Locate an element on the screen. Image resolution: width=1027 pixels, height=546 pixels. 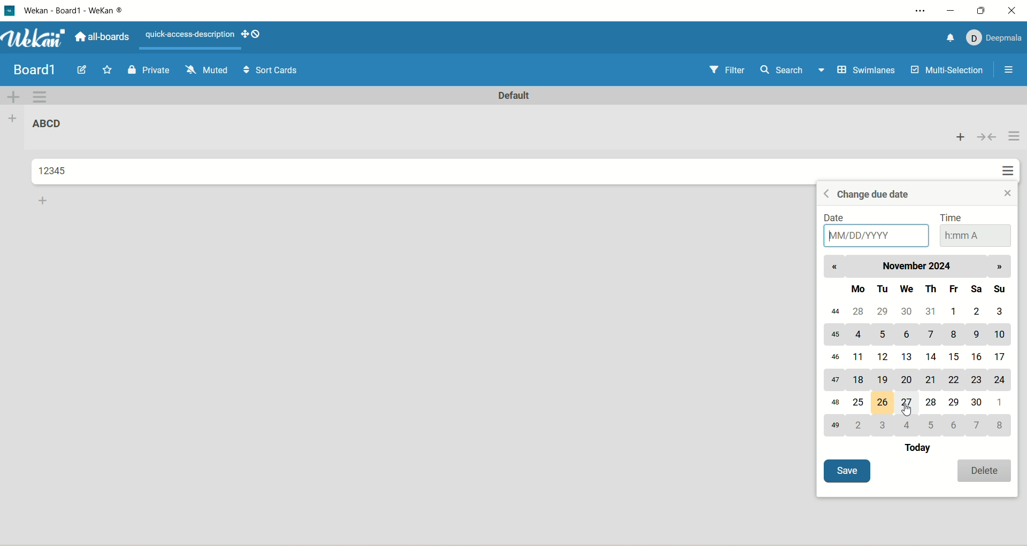
title is located at coordinates (75, 13).